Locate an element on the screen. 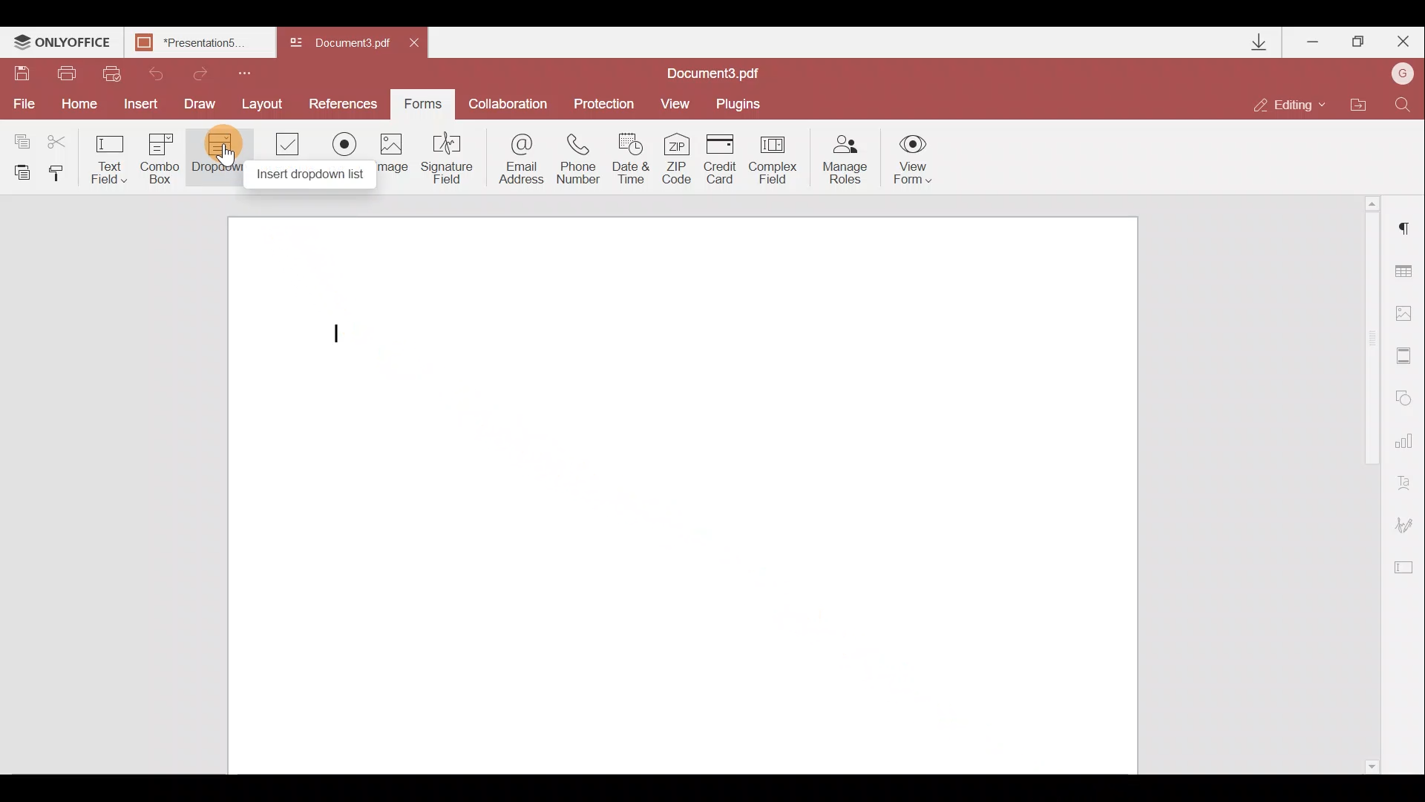 This screenshot has height=802, width=1425. Document3.pdf is located at coordinates (341, 44).